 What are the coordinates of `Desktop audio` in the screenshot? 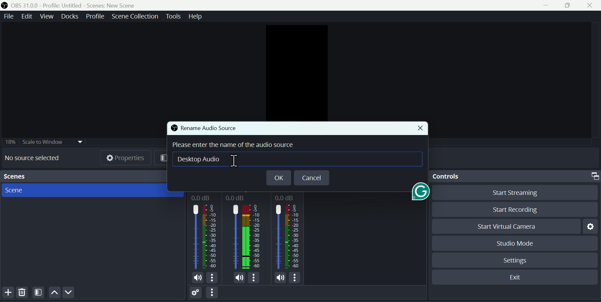 It's located at (207, 161).